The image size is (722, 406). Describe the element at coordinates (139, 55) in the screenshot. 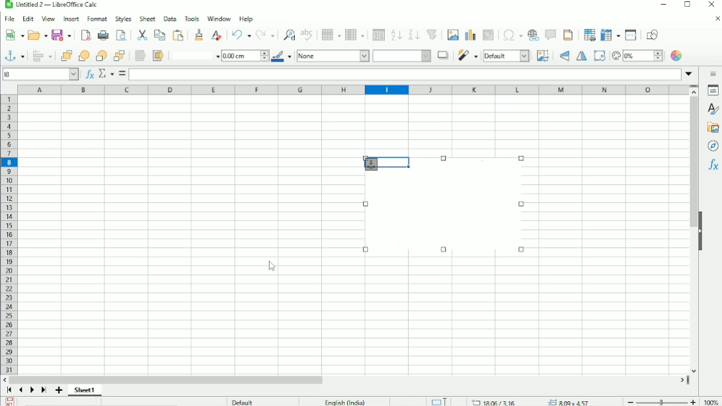

I see `to foreground` at that location.